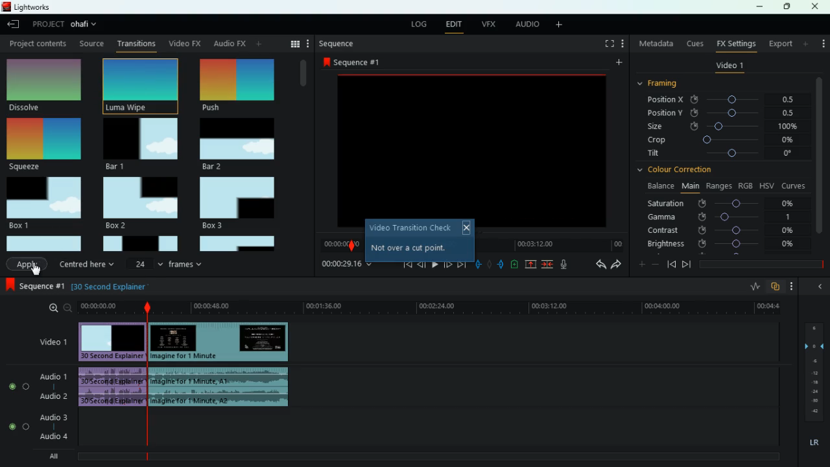  I want to click on video fx, so click(183, 44).